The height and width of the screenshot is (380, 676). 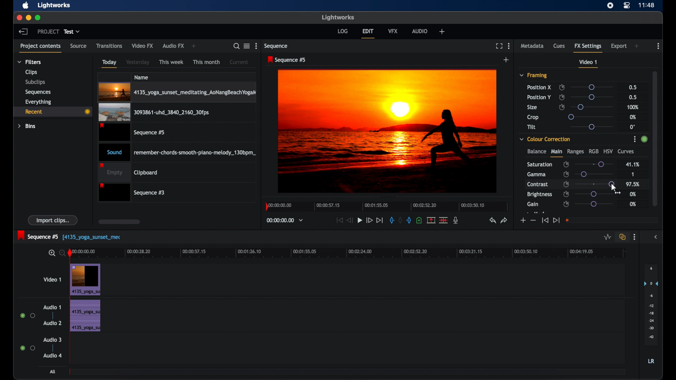 I want to click on slider, so click(x=596, y=174).